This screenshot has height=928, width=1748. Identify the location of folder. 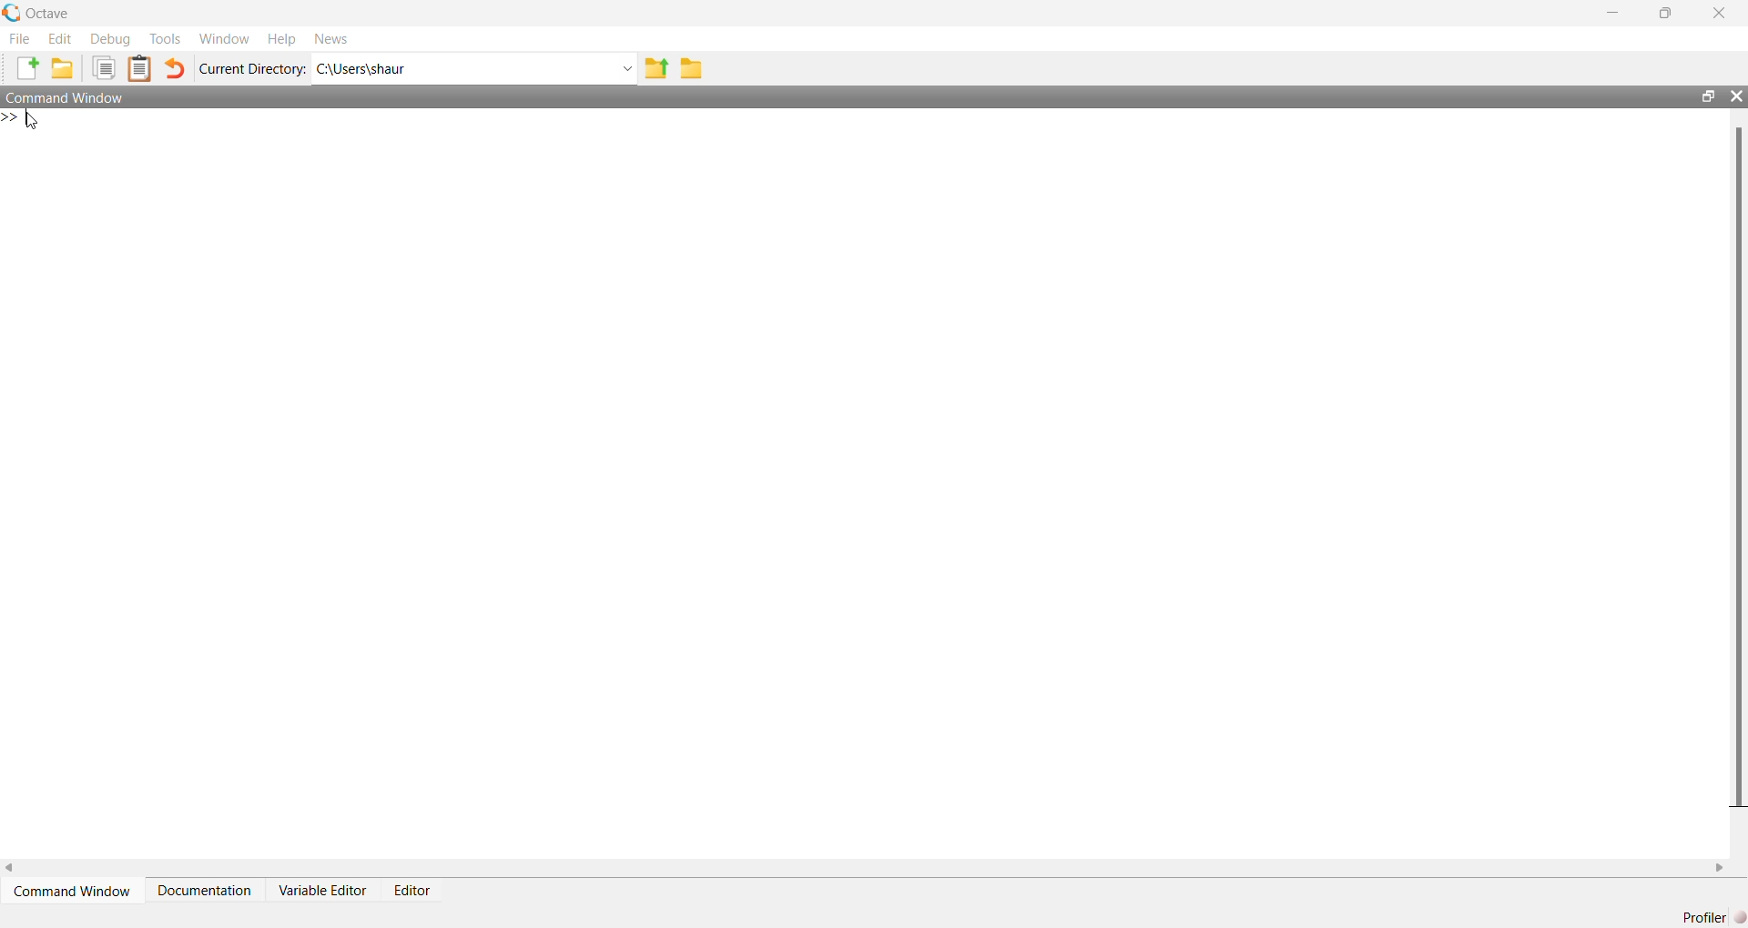
(691, 69).